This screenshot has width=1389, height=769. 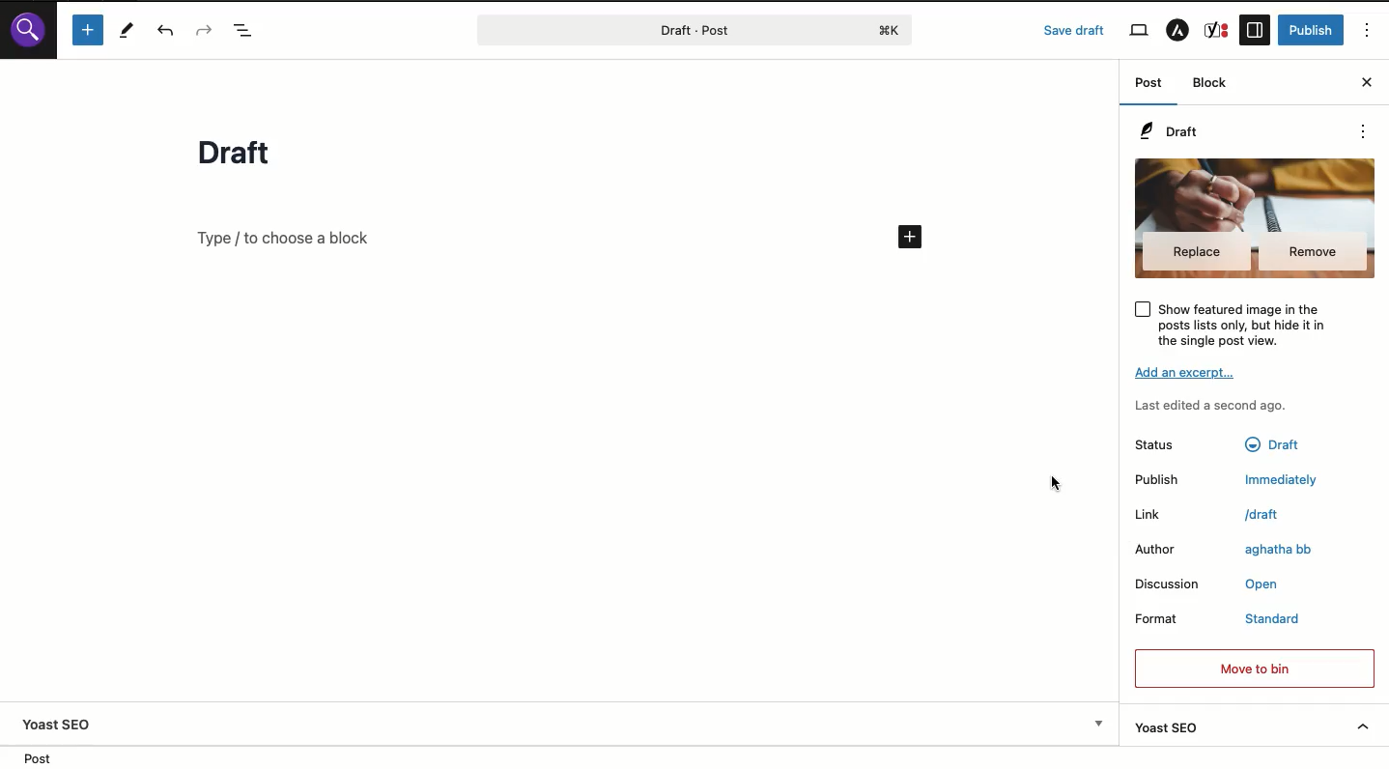 I want to click on text, so click(x=1259, y=515).